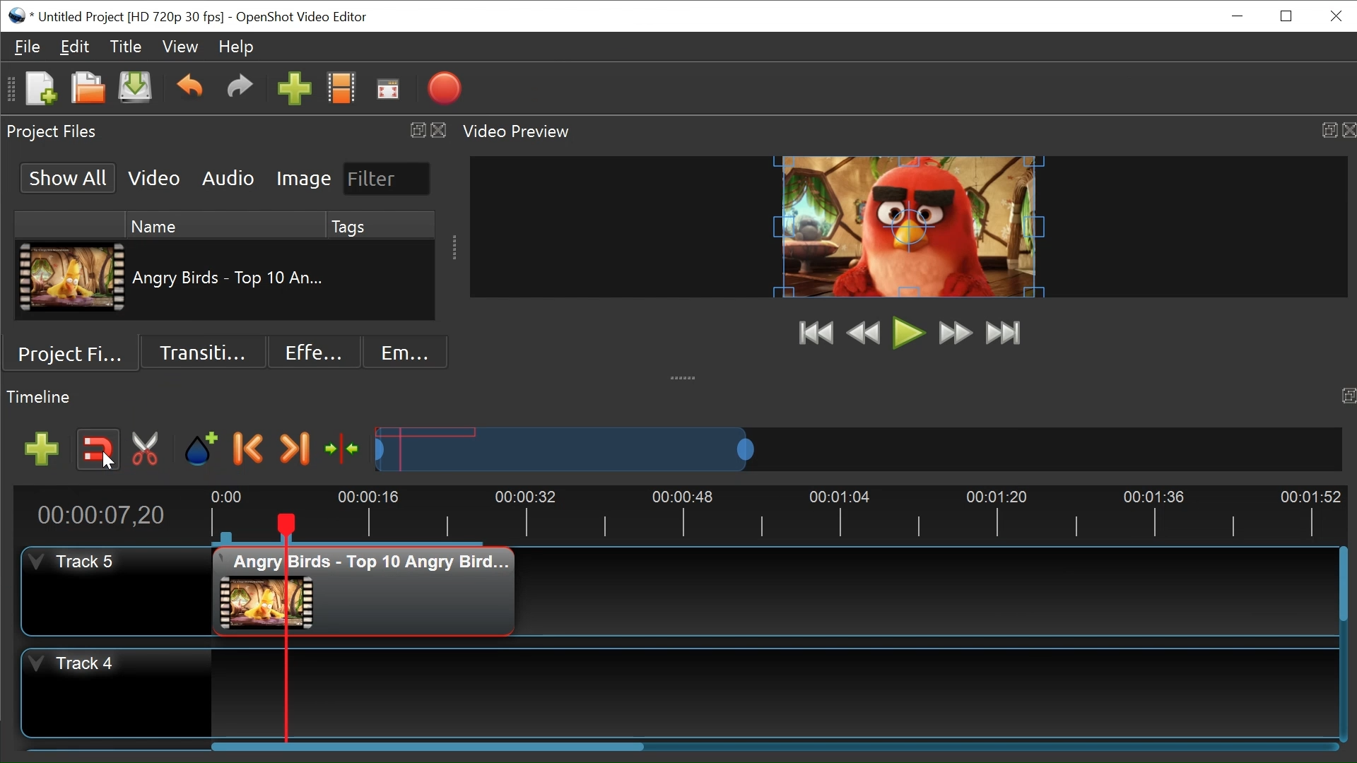  Describe the element at coordinates (41, 90) in the screenshot. I see `New File` at that location.